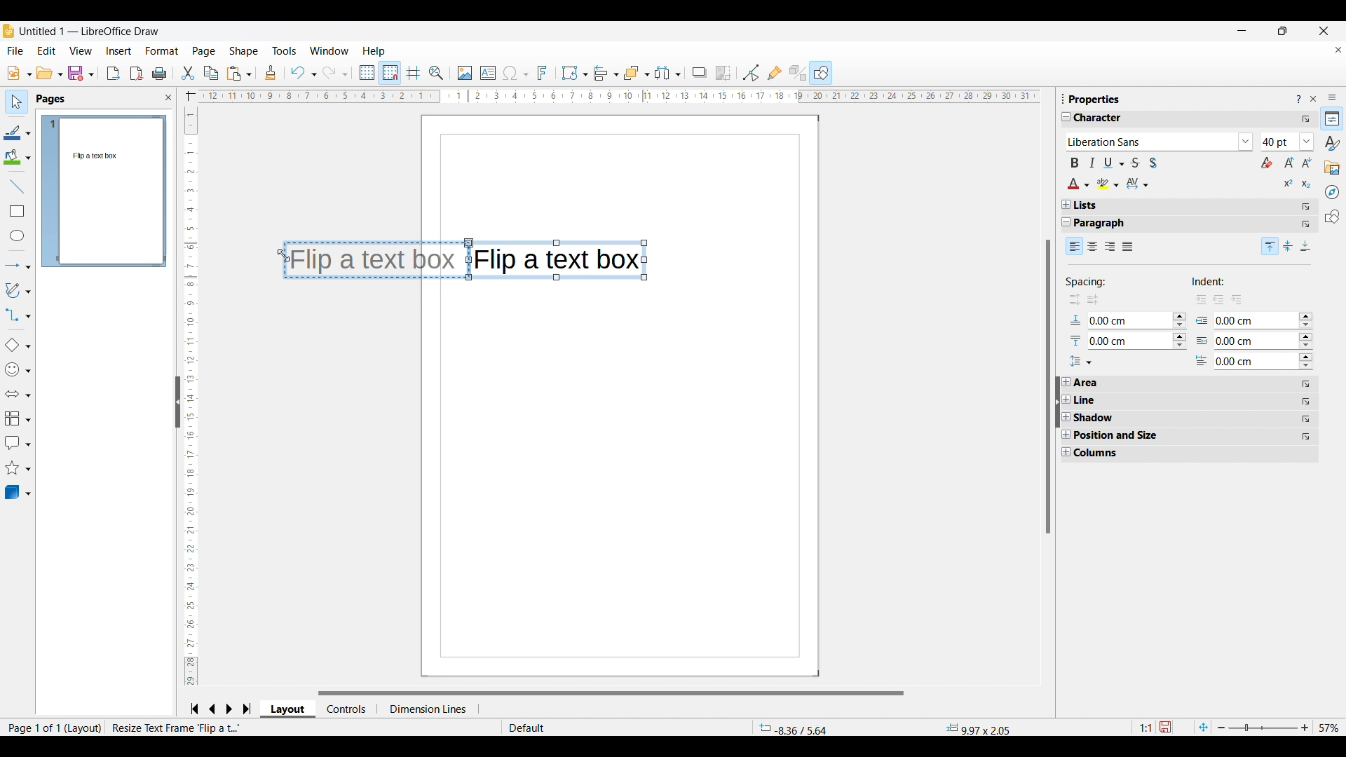 This screenshot has height=757, width=1346. What do you see at coordinates (1153, 163) in the screenshot?
I see `Toggle shadow` at bounding box center [1153, 163].